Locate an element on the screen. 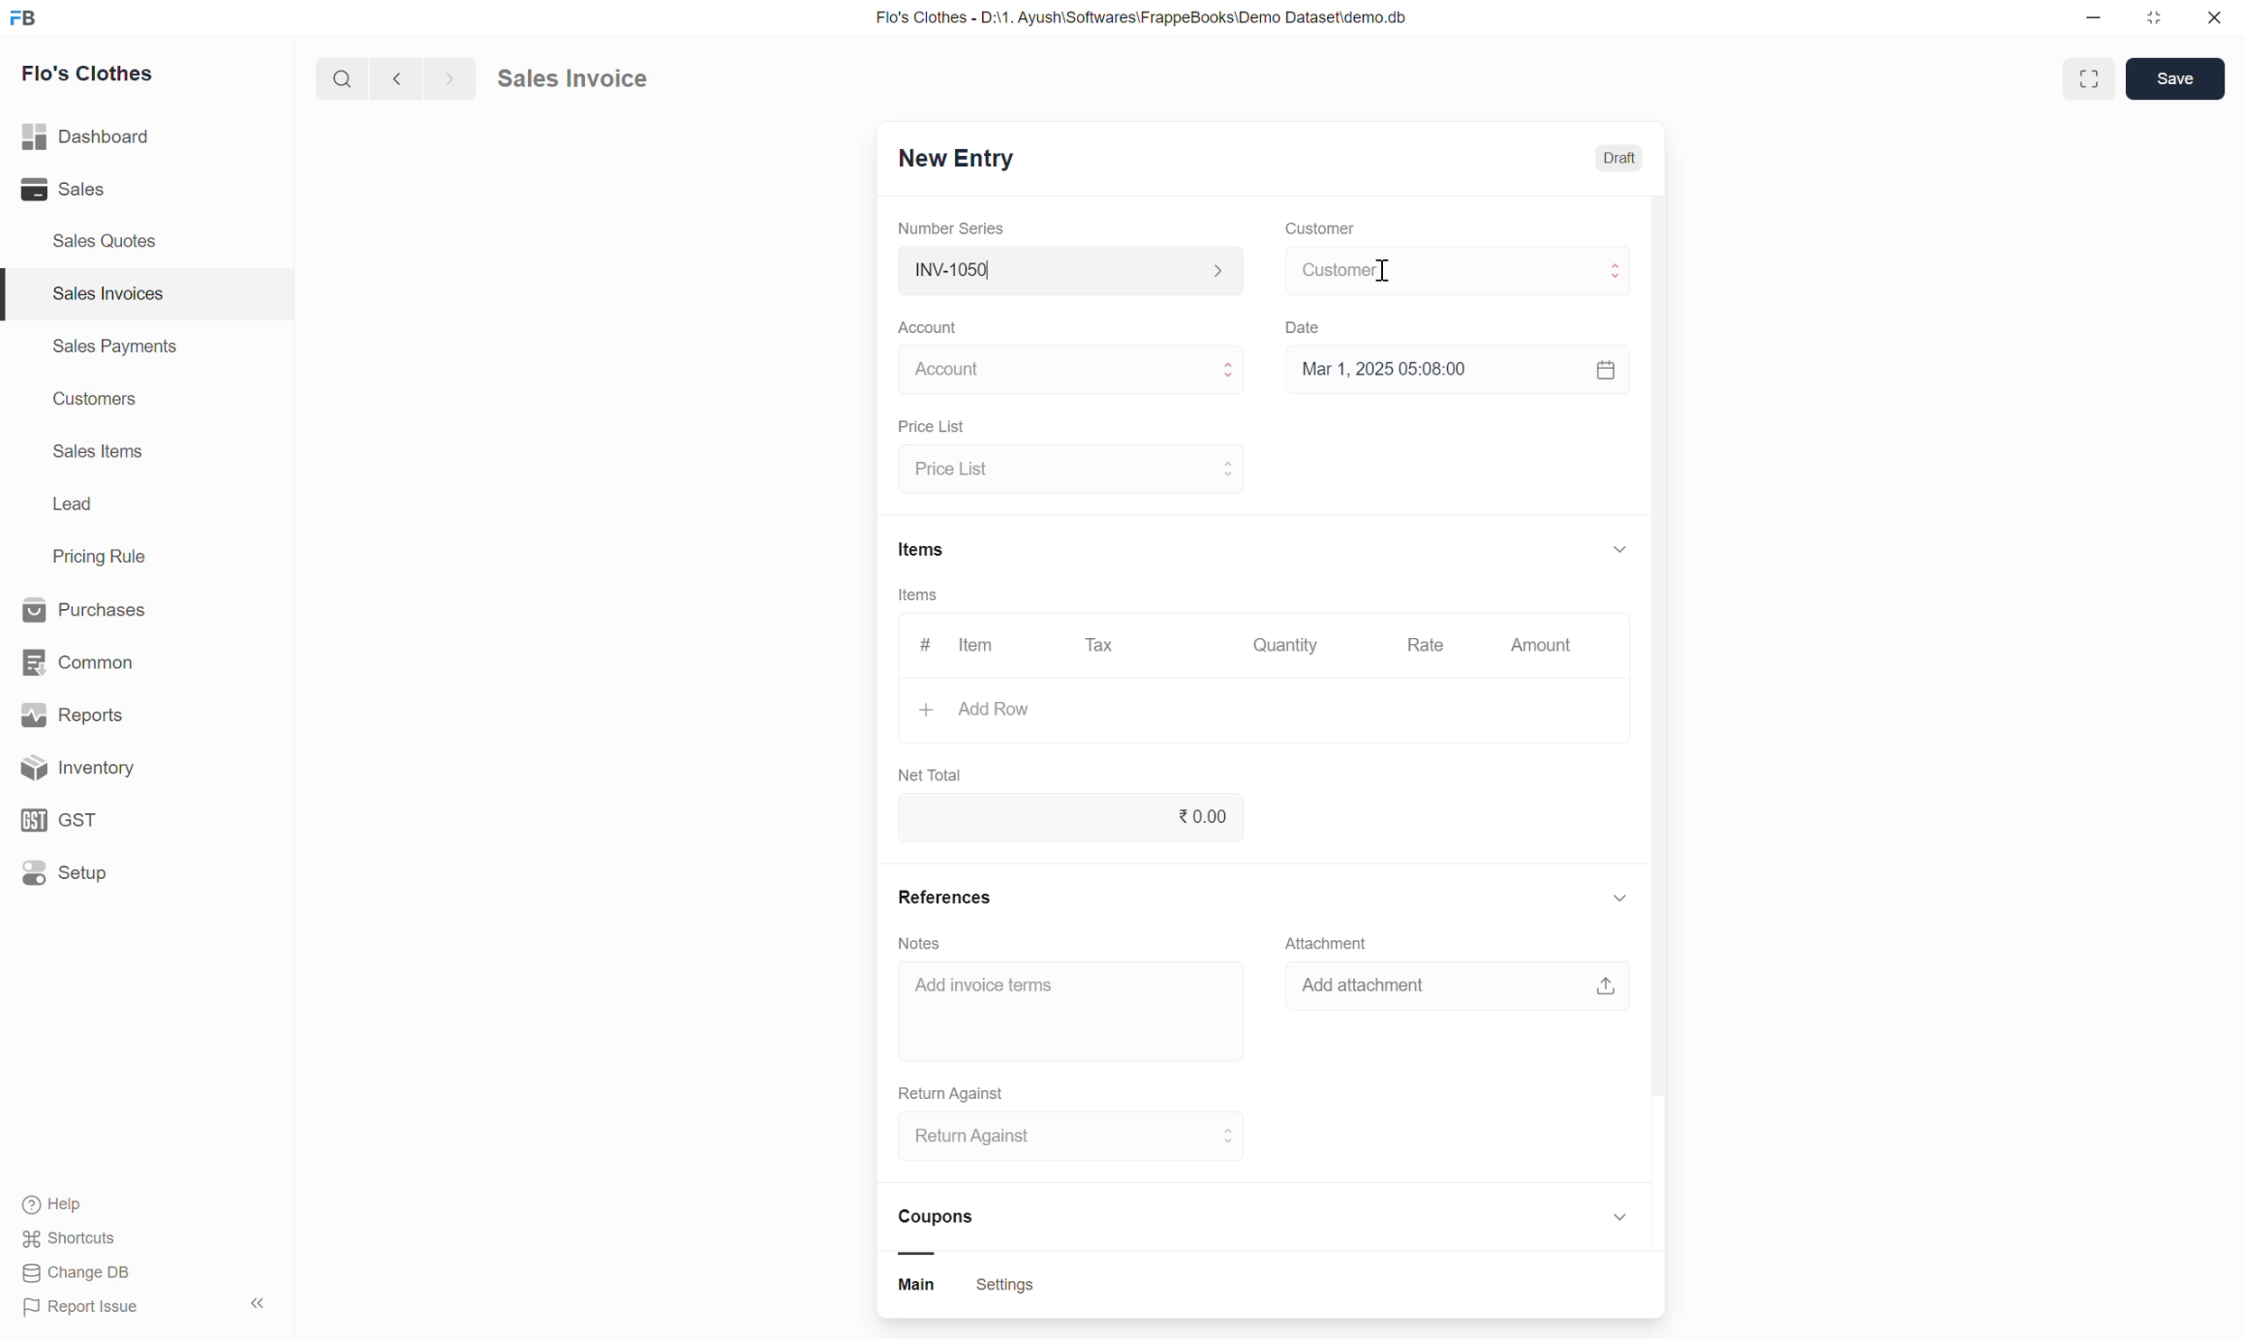 This screenshot has height=1339, width=2245. References is located at coordinates (946, 892).